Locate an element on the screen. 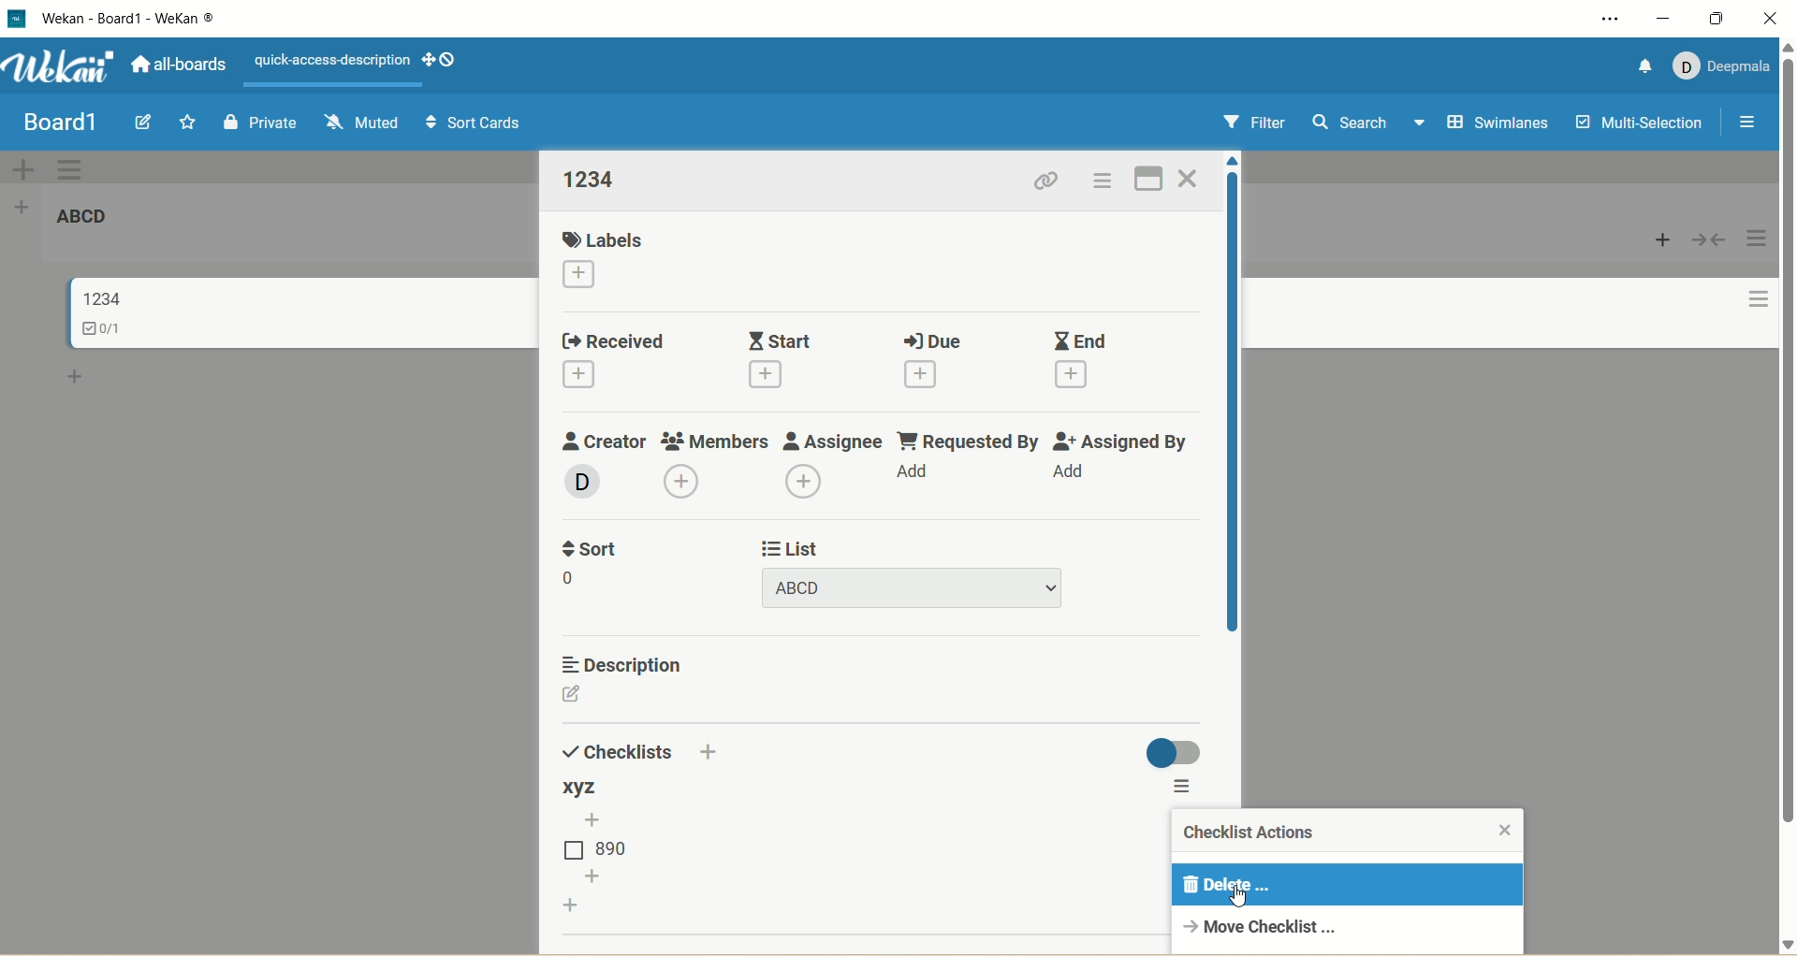 The image size is (1797, 956). close is located at coordinates (1508, 832).